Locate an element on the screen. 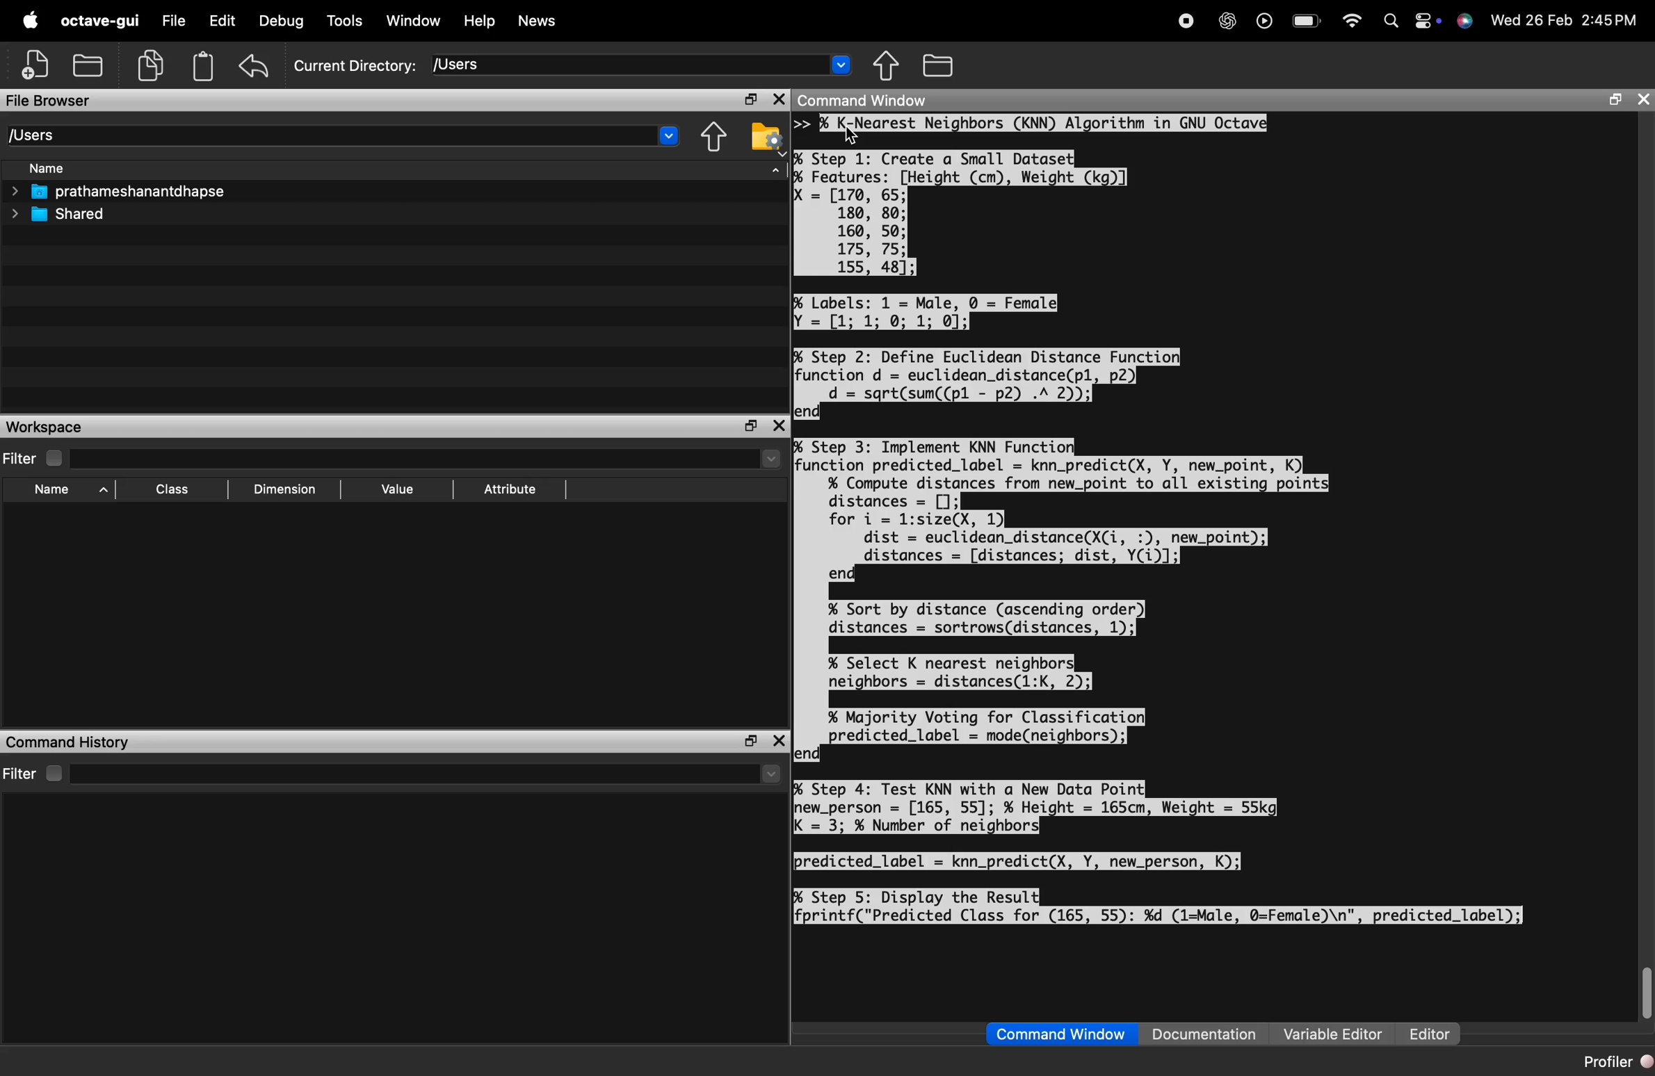 The image size is (1655, 1076). >>
% Step 1: Create a Small Dataset]
% Features: [Height (cm), Weight (kg)]
= [170, 65;
180, 80;
160, 50;
175, 75;
155, 48];
= [1; 1: 9: 1: 0];
% Step 2: Define Euclidean Distance Function
function d = euclidean_distance(pl, p2)
d = sgrt(sum((pl - p2) .A 2));
end]
% Step 3: Implement KNN Function
function predicted_label = knn_predict(X, Y, new_point, K)
% Compute distances from new_point to all existing point
distances = [];
for i = l:size(X, 1)
dist = euclidean_distance(X(i, :), new_point);
distances = [distances; dist, Y(i)];
end
% Sort by distance (ascending order)
distances = sortrows(distances, 1); is located at coordinates (1113, 371).